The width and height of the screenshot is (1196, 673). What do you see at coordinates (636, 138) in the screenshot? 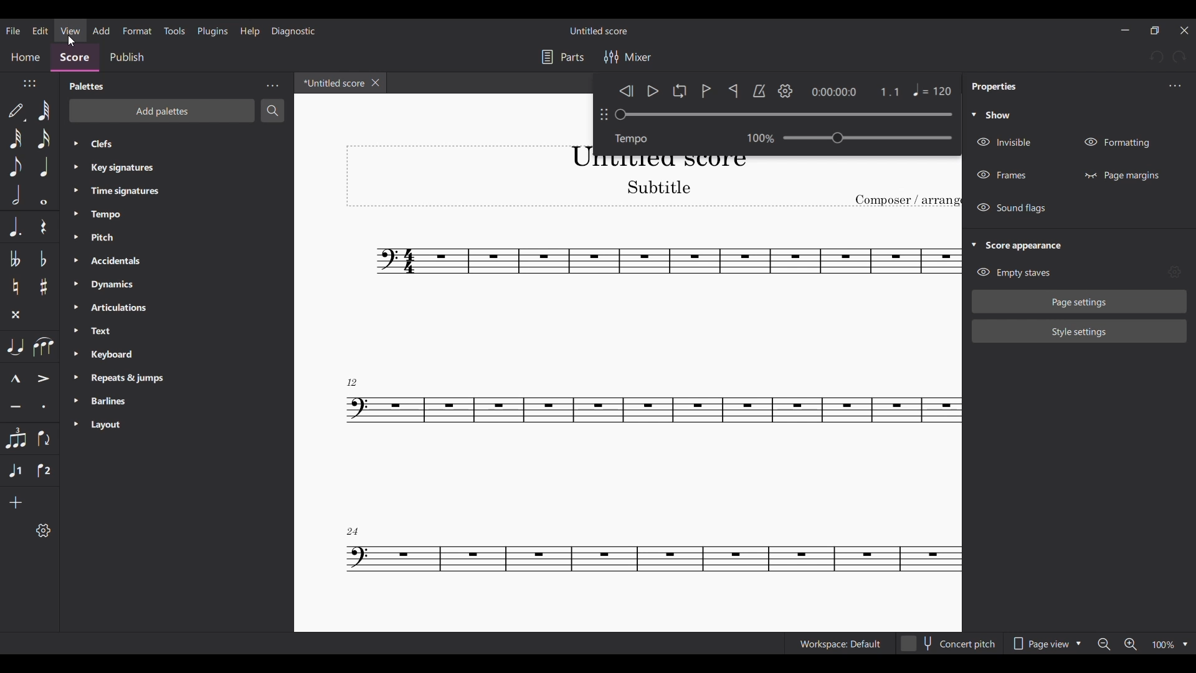
I see `Tempo` at bounding box center [636, 138].